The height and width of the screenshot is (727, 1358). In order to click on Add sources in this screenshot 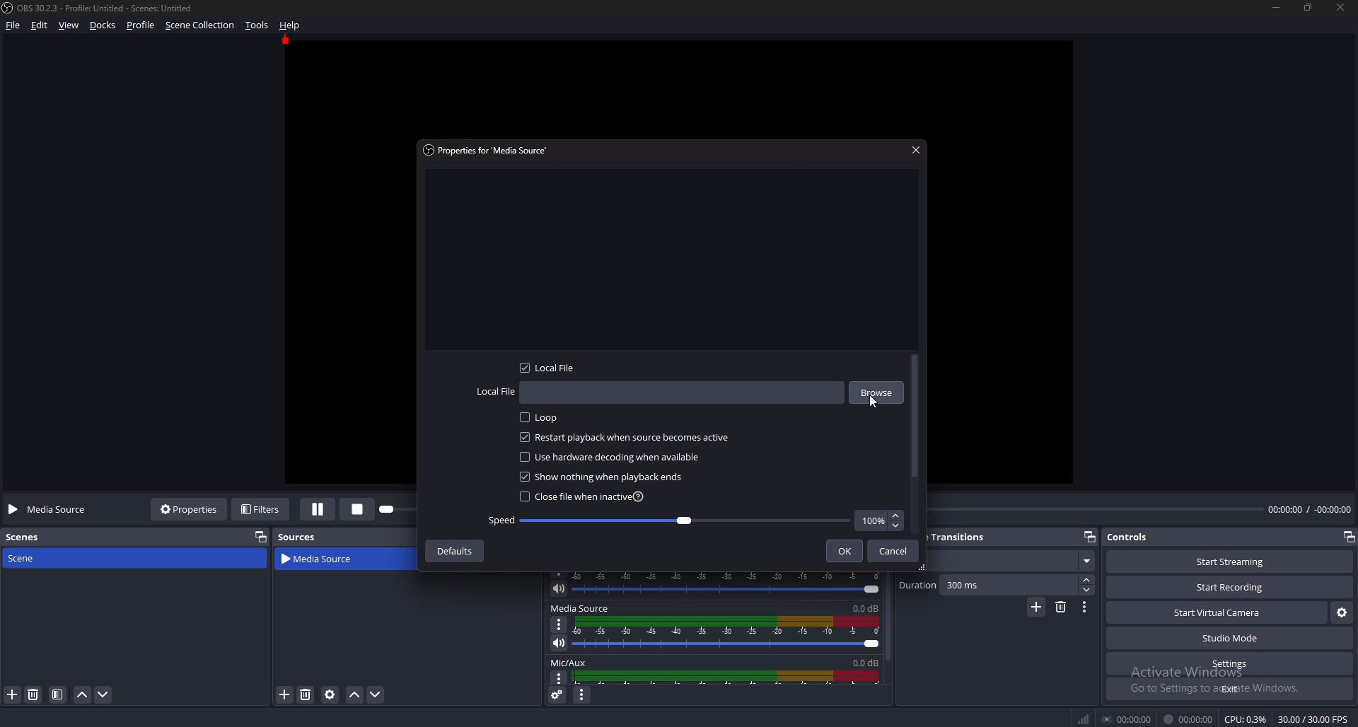, I will do `click(283, 694)`.